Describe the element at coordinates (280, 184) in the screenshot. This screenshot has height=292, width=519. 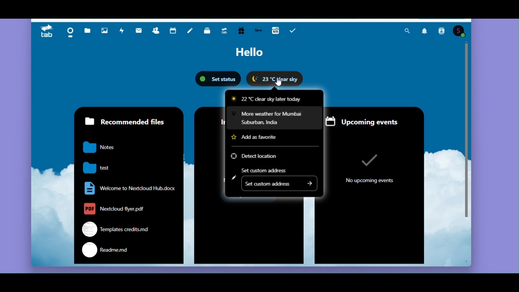
I see `Set custom address` at that location.